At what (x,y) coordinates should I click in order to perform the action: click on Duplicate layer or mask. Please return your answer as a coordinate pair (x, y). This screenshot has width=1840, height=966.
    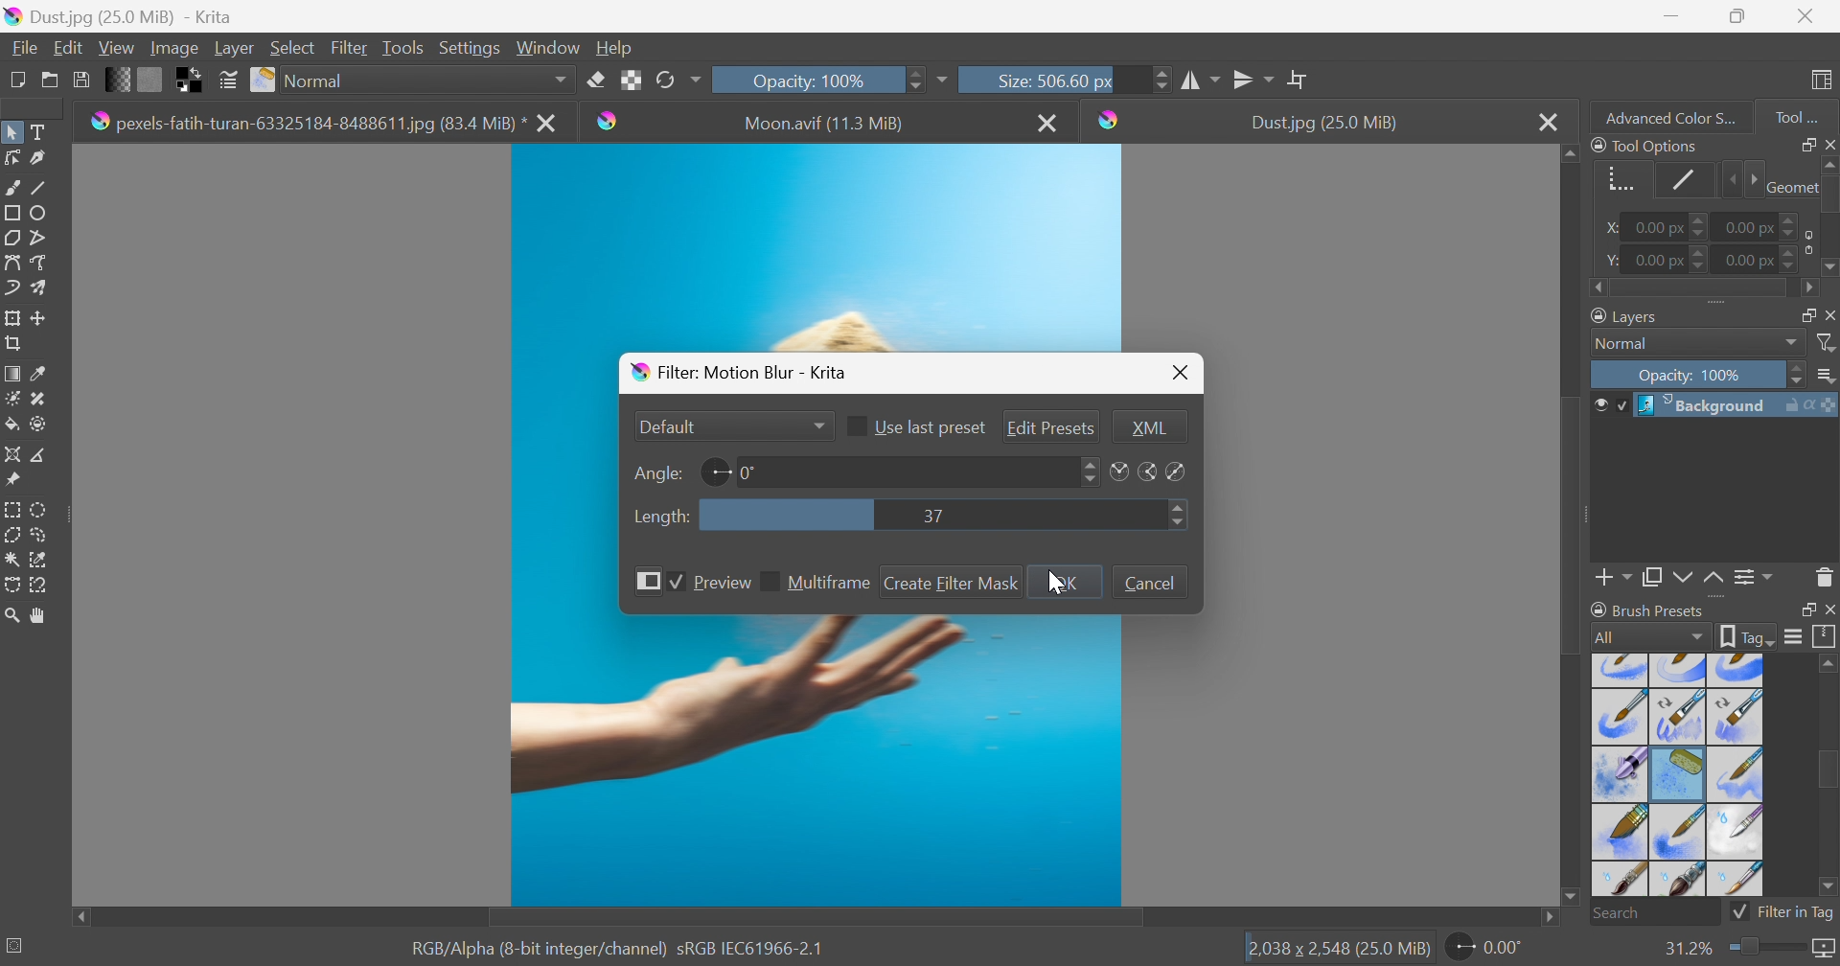
    Looking at the image, I should click on (1680, 580).